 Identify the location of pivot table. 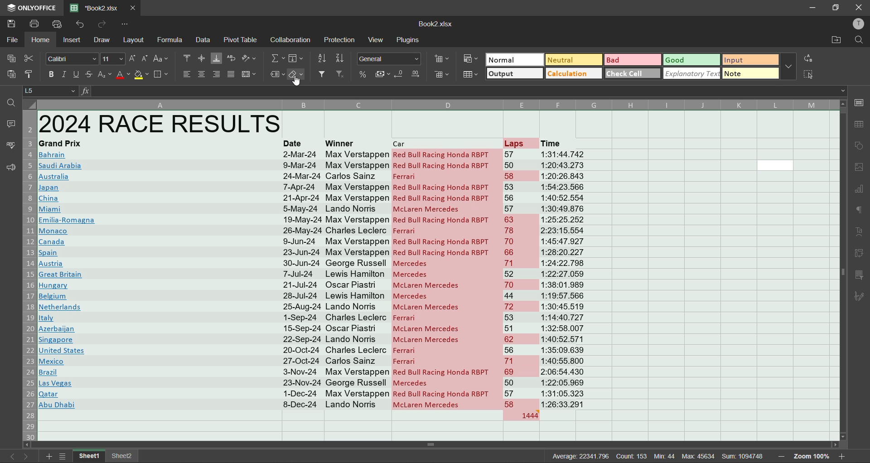
(242, 40).